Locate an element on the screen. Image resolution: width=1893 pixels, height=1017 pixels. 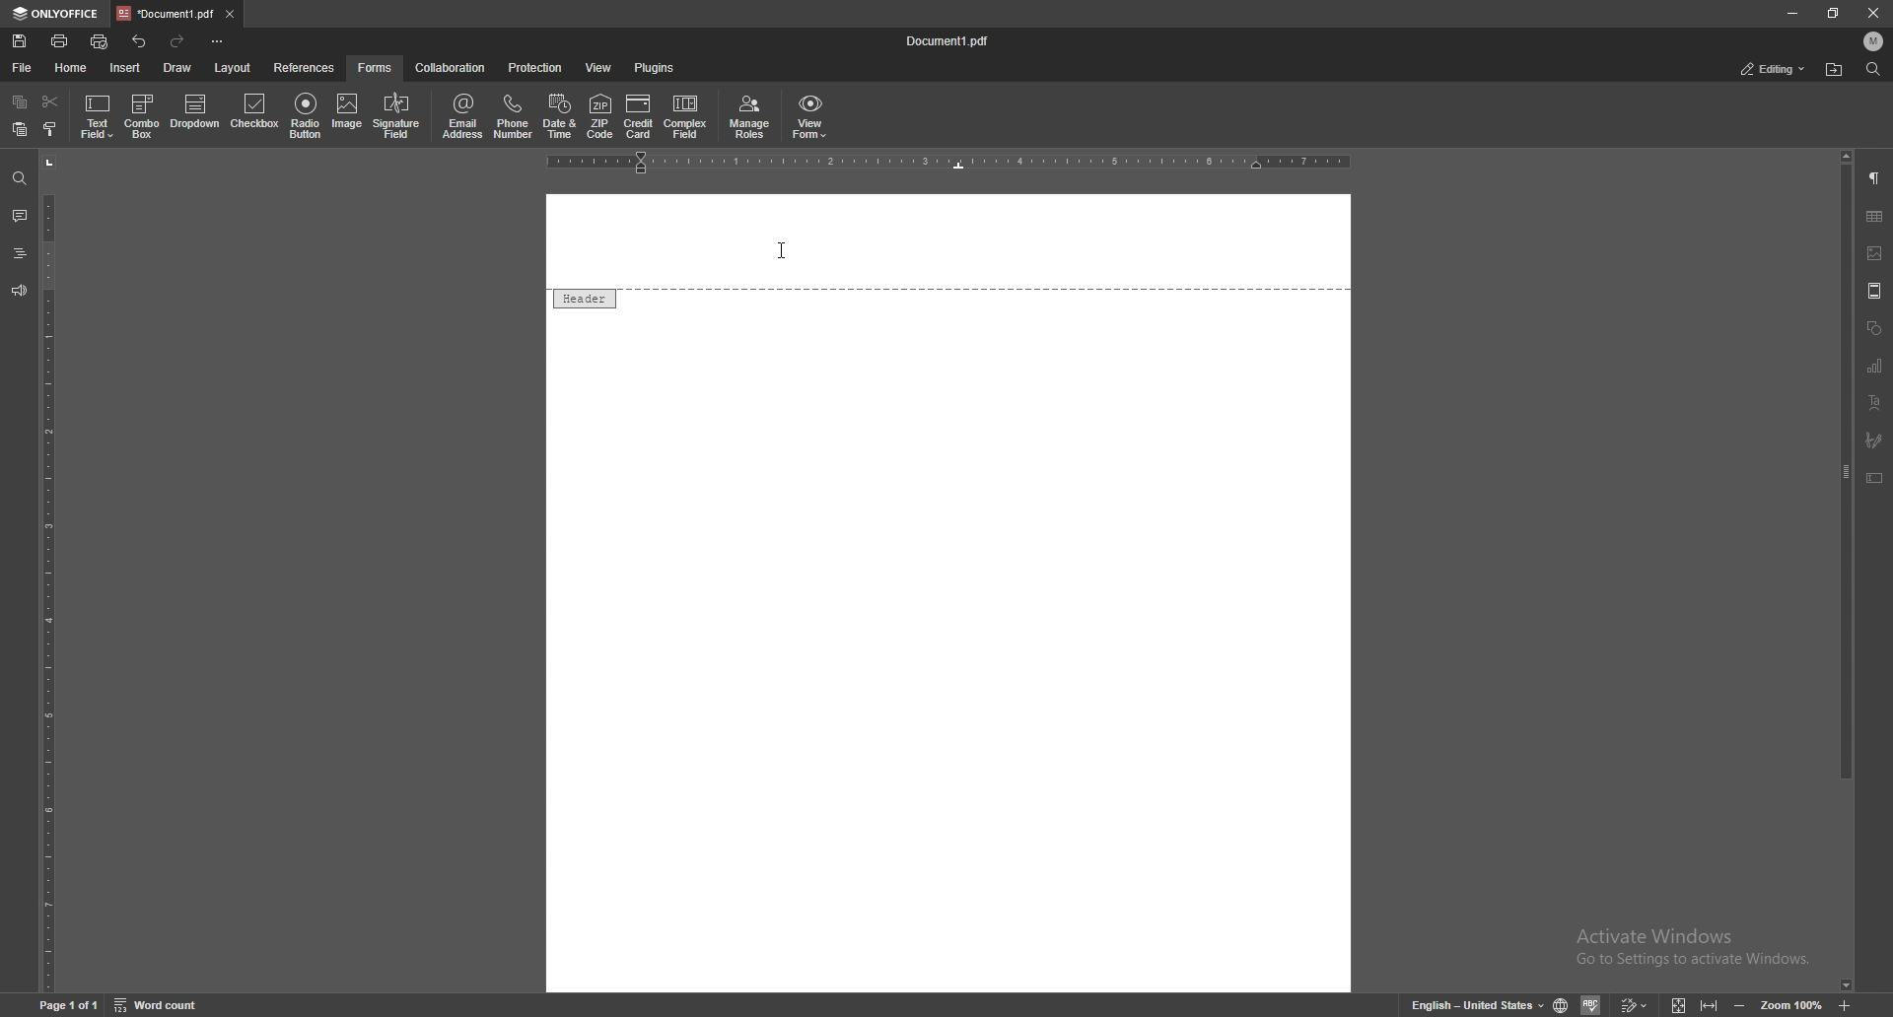
radio button is located at coordinates (306, 113).